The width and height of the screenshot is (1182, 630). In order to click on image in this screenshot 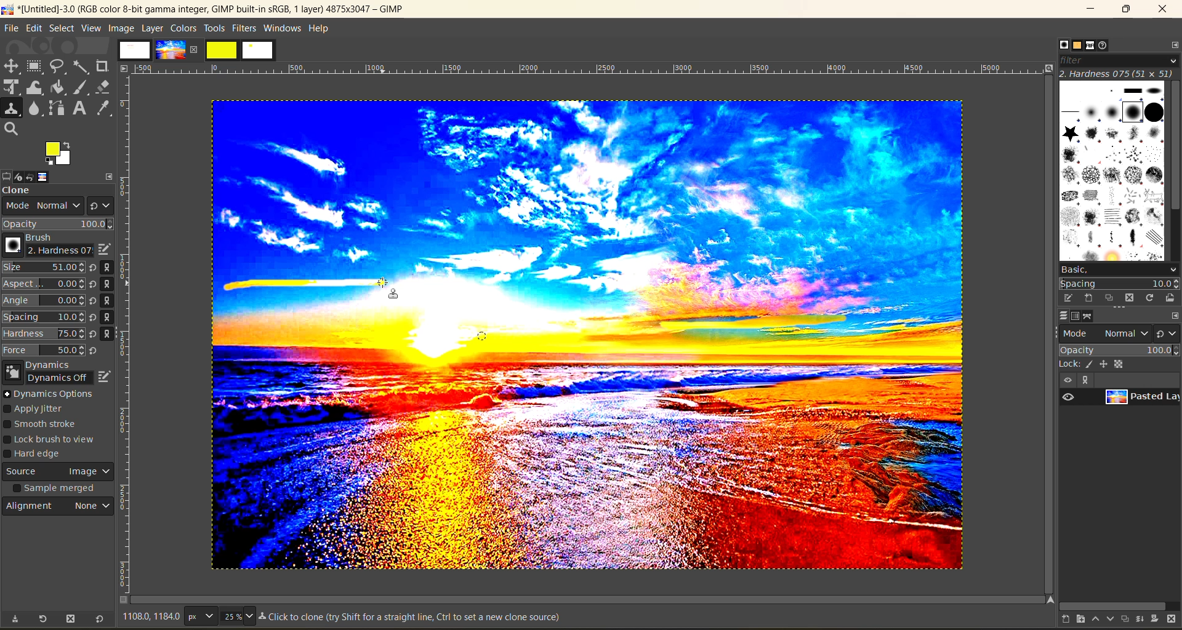, I will do `click(120, 28)`.